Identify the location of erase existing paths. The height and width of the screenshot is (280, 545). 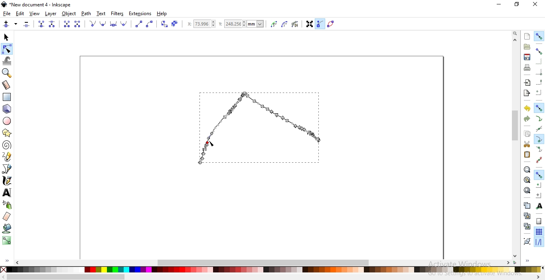
(7, 216).